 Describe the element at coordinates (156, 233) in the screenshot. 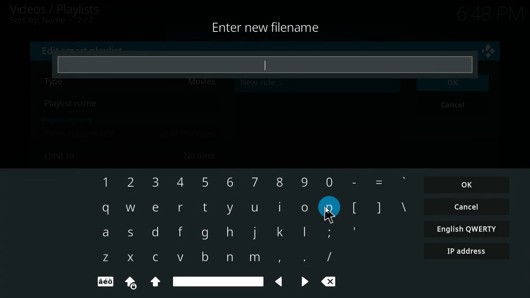

I see `d` at that location.